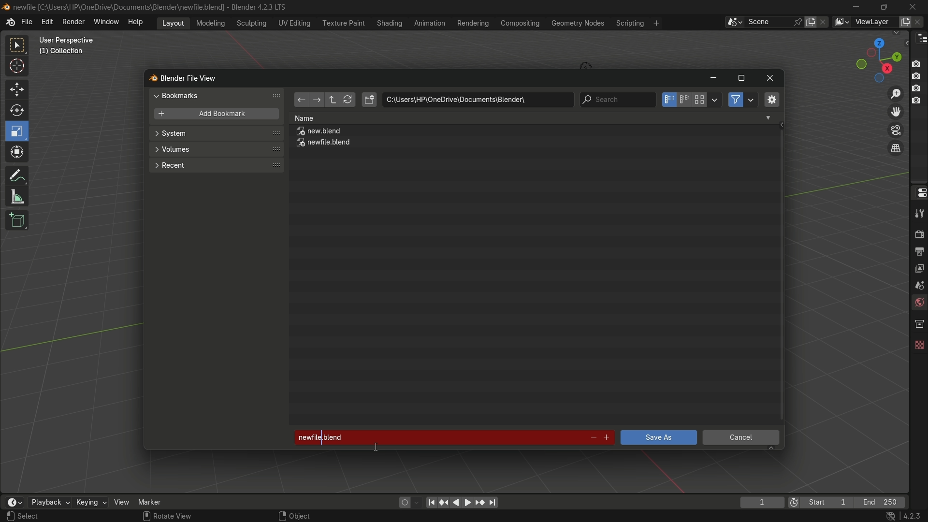 The width and height of the screenshot is (928, 522). Describe the element at coordinates (306, 513) in the screenshot. I see `Object` at that location.